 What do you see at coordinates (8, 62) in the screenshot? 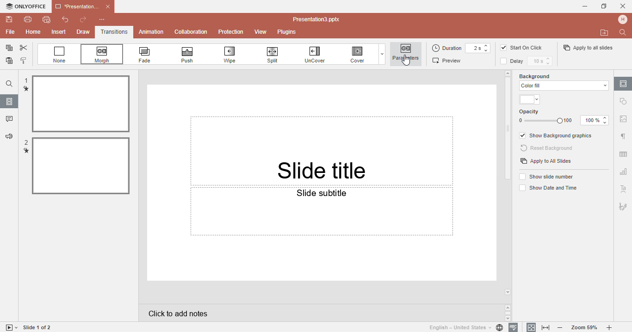
I see `Paste` at bounding box center [8, 62].